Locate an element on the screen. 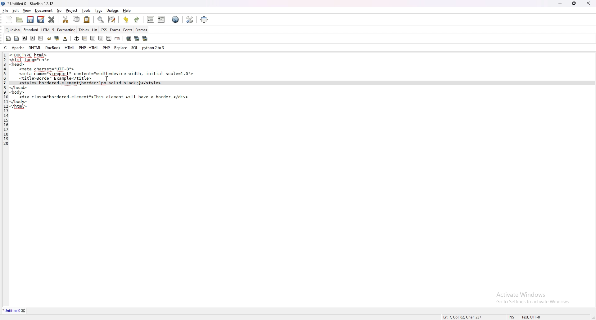 The height and width of the screenshot is (320, 596). docbook is located at coordinates (53, 47).